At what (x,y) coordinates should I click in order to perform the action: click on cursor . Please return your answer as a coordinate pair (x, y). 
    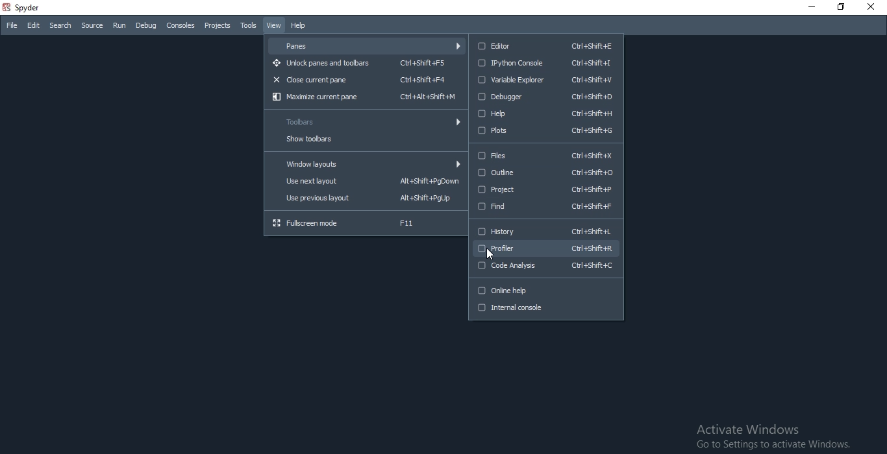
    Looking at the image, I should click on (492, 256).